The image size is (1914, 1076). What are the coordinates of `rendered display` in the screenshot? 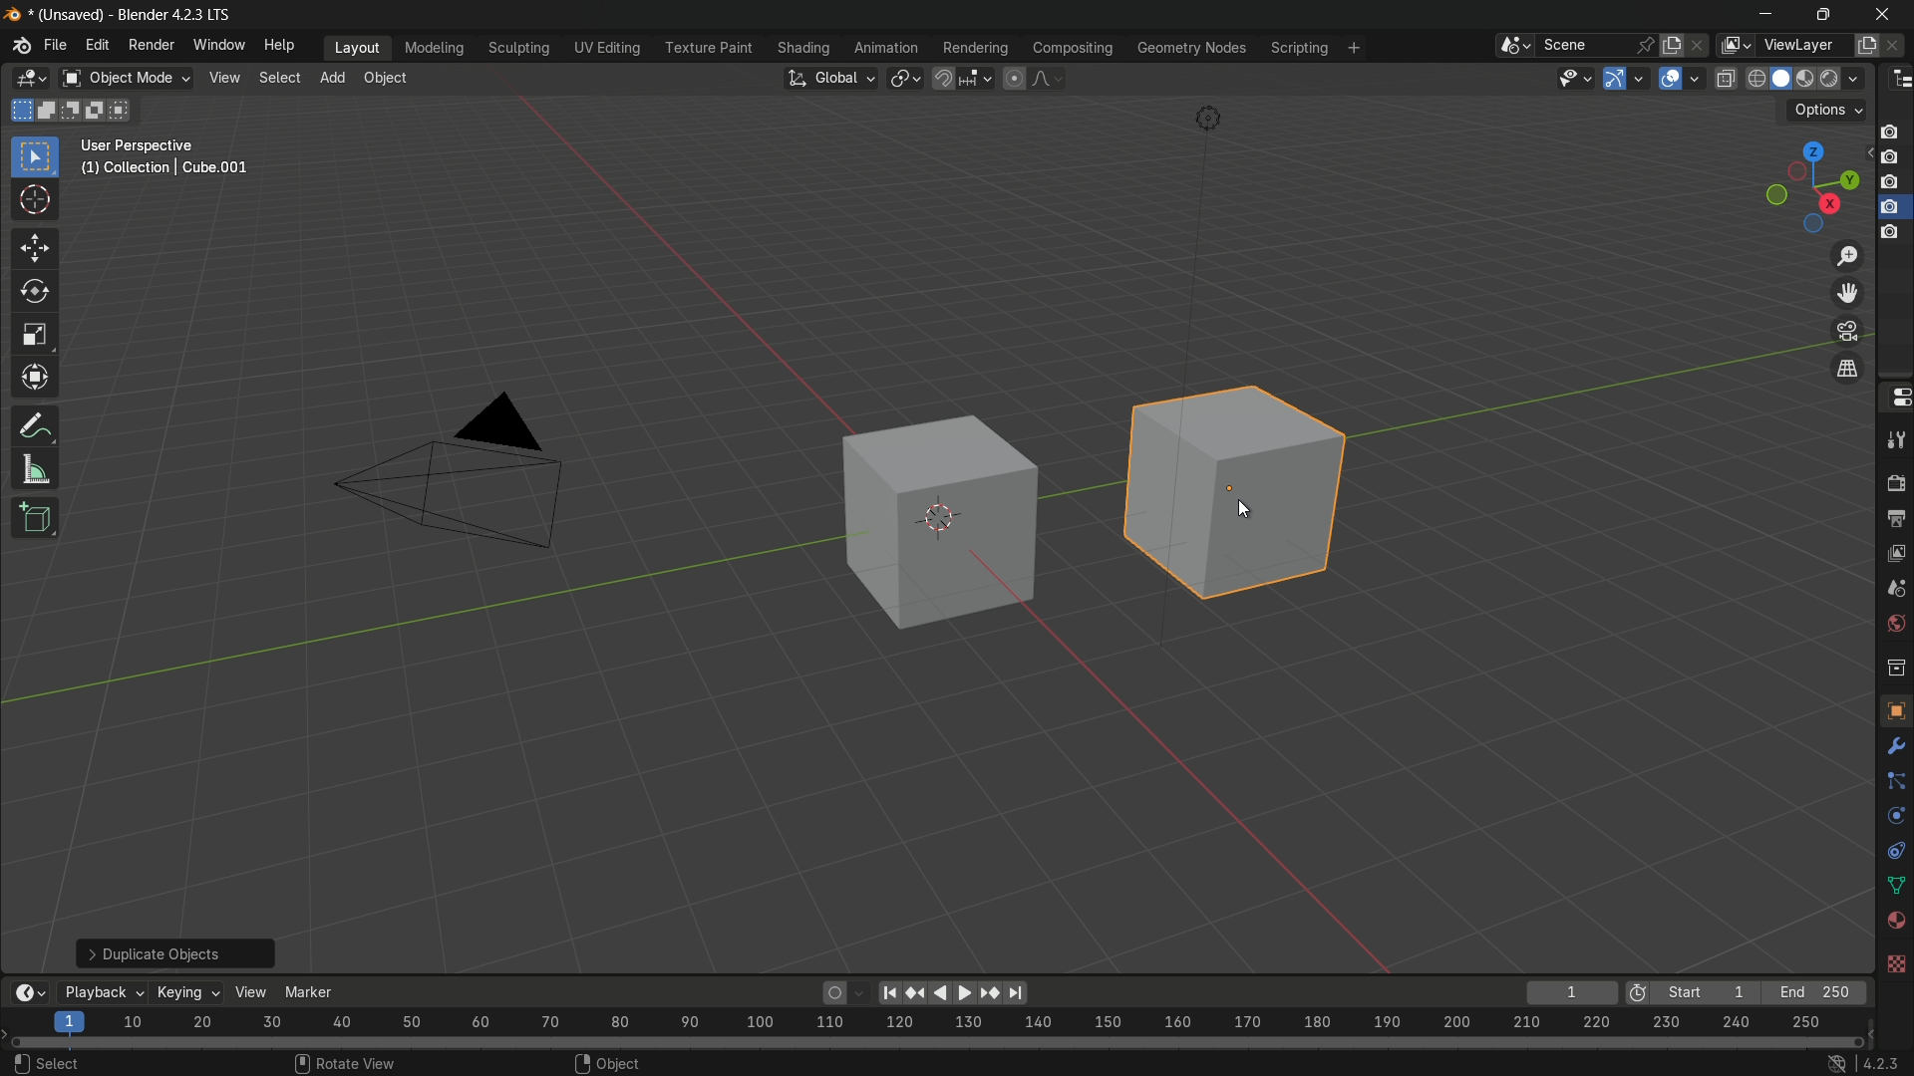 It's located at (1843, 81).